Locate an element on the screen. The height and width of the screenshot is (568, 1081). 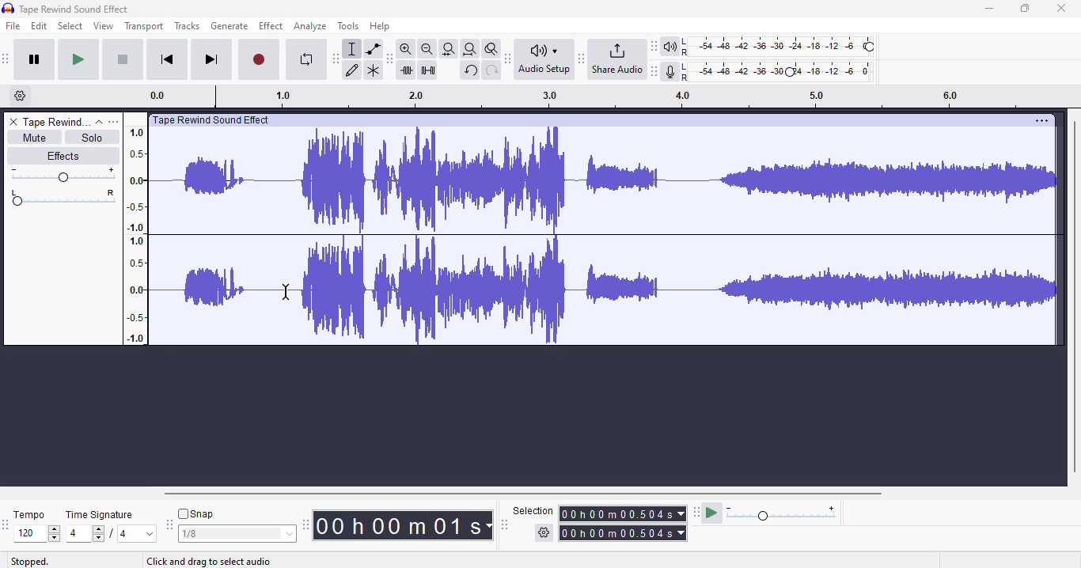
skip to start is located at coordinates (168, 60).